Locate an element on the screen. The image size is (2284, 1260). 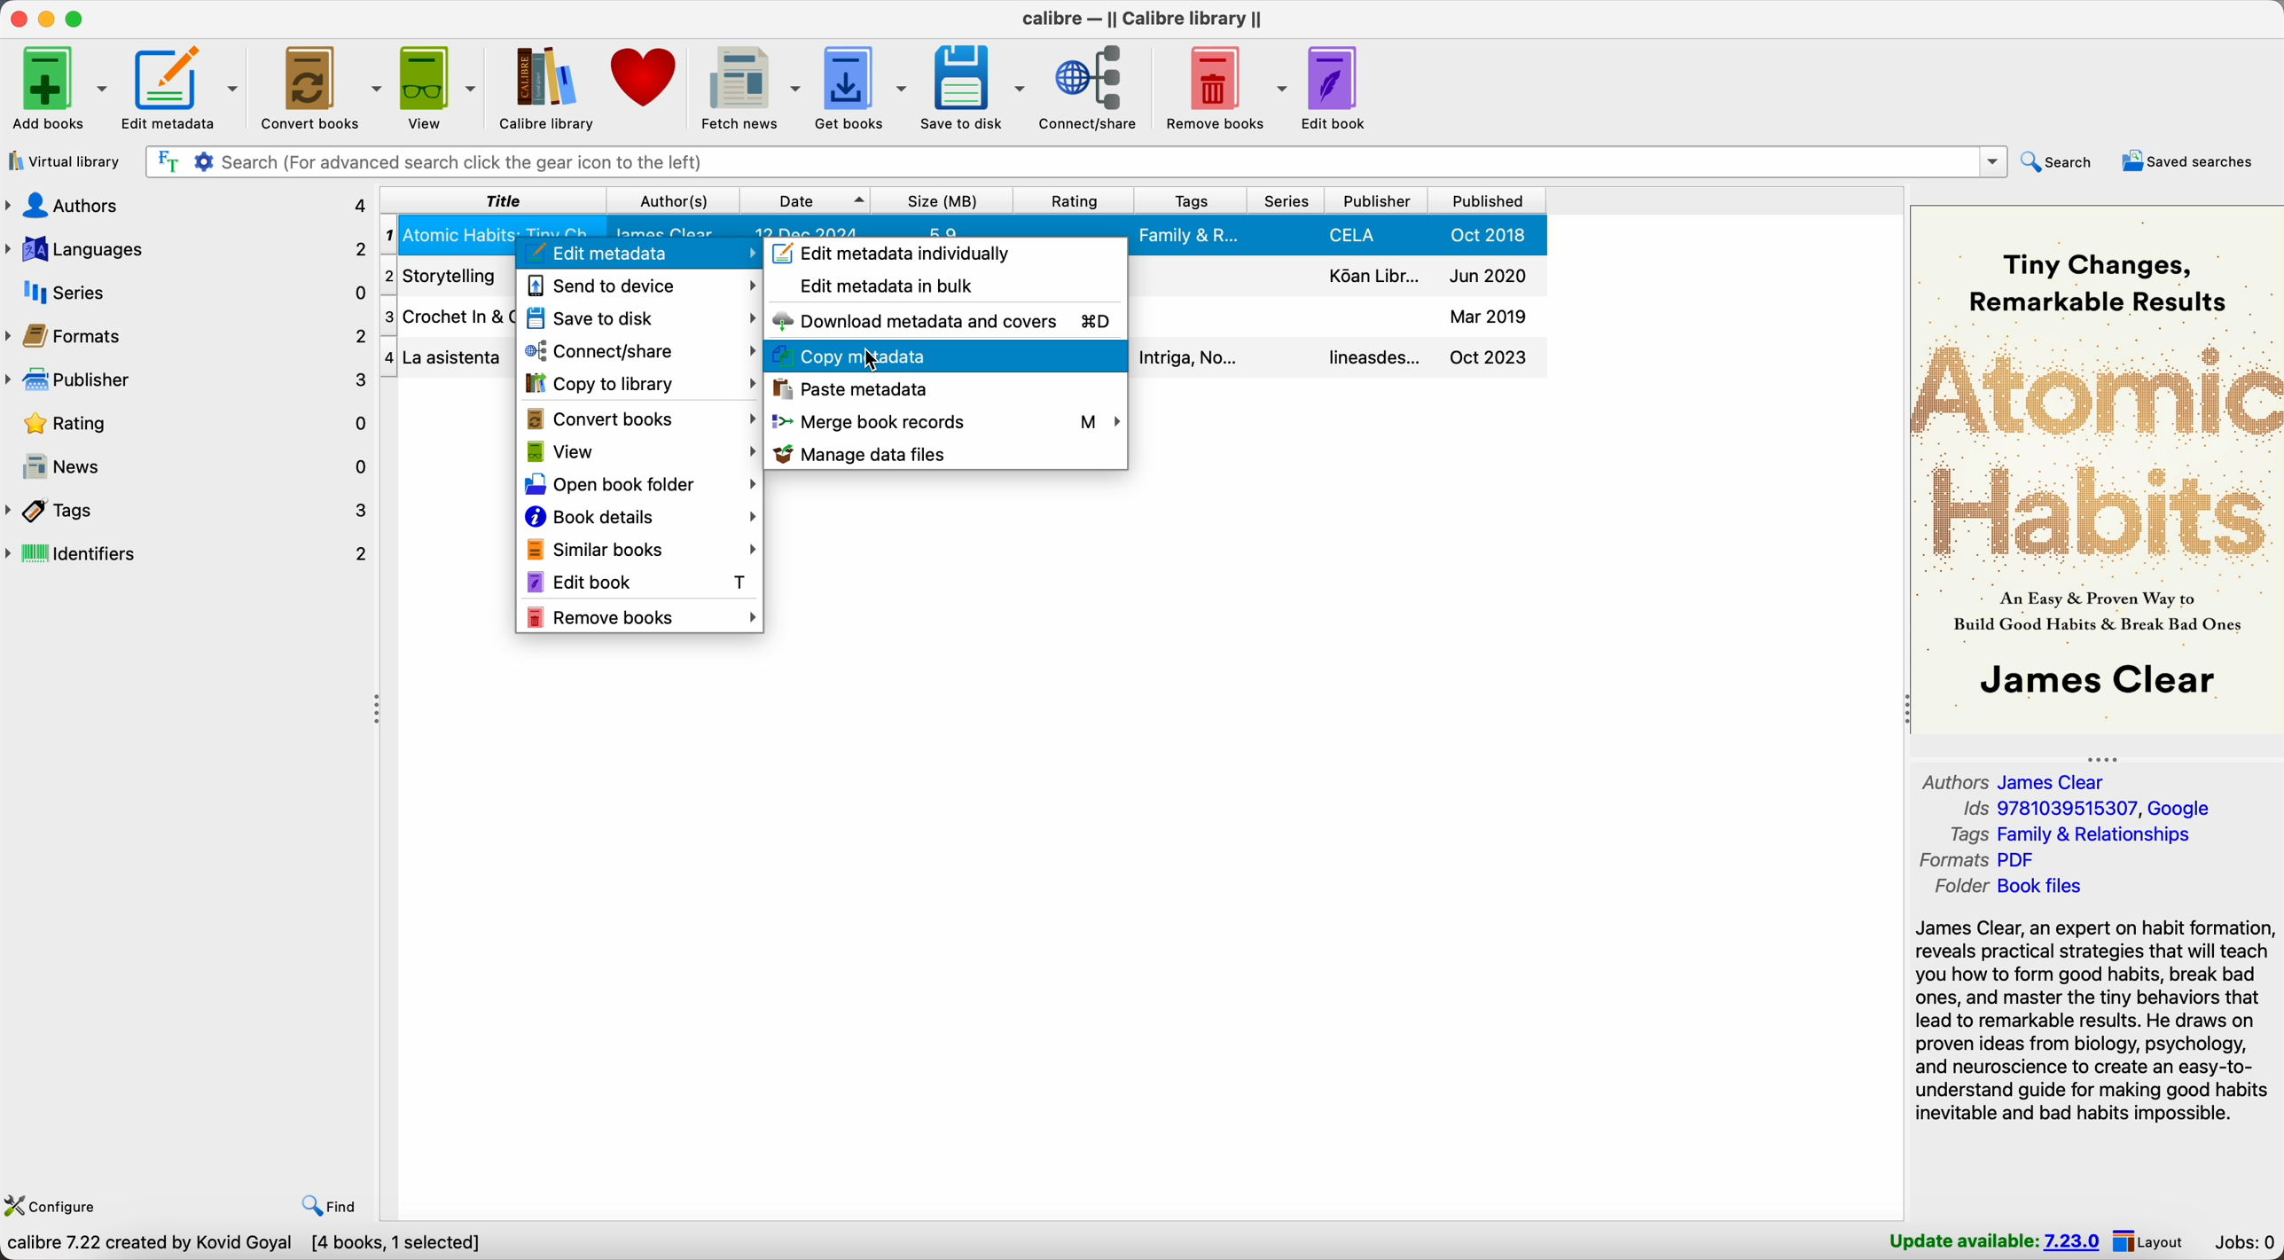
book details is located at coordinates (642, 515).